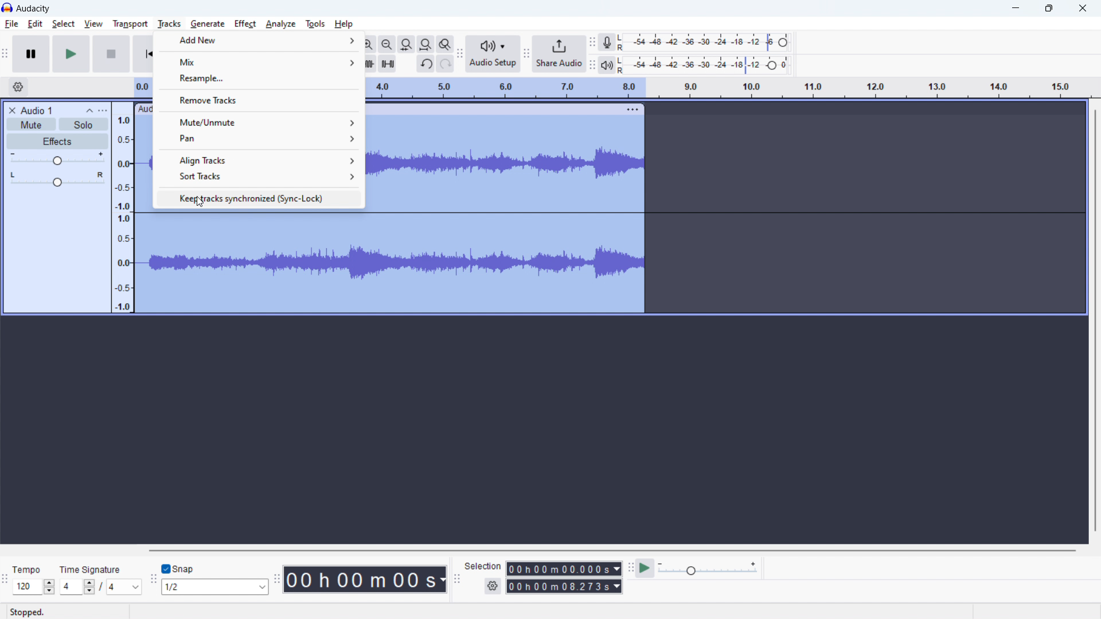  Describe the element at coordinates (178, 568) in the screenshot. I see `toggle snap` at that location.